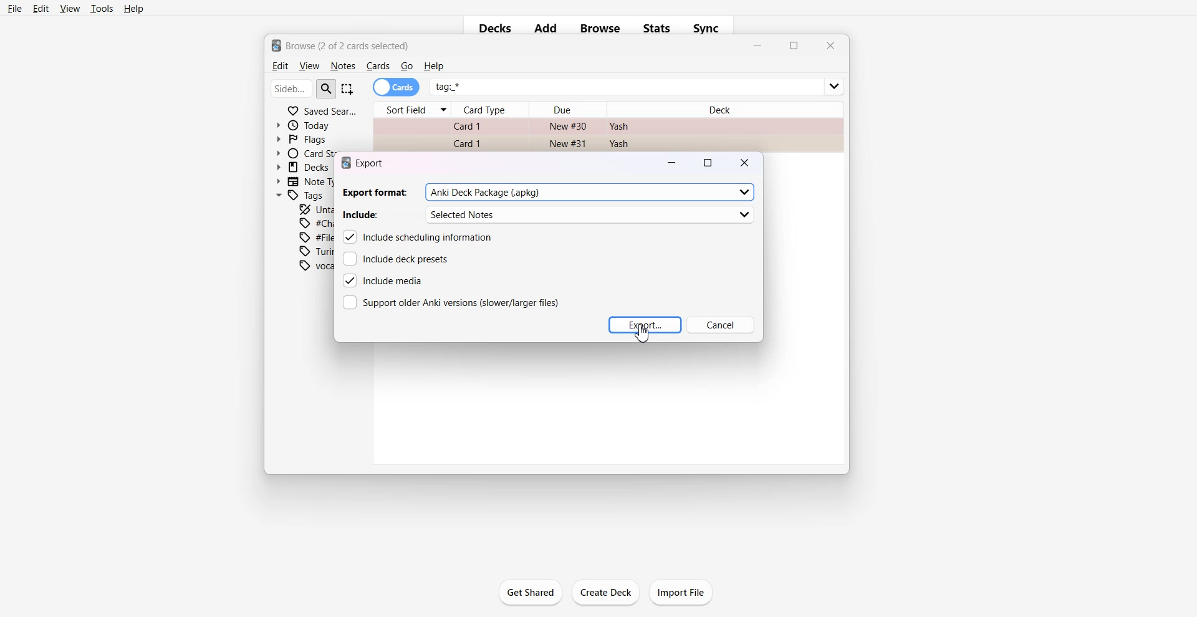 This screenshot has width=1197, height=617. Describe the element at coordinates (546, 29) in the screenshot. I see `Add` at that location.